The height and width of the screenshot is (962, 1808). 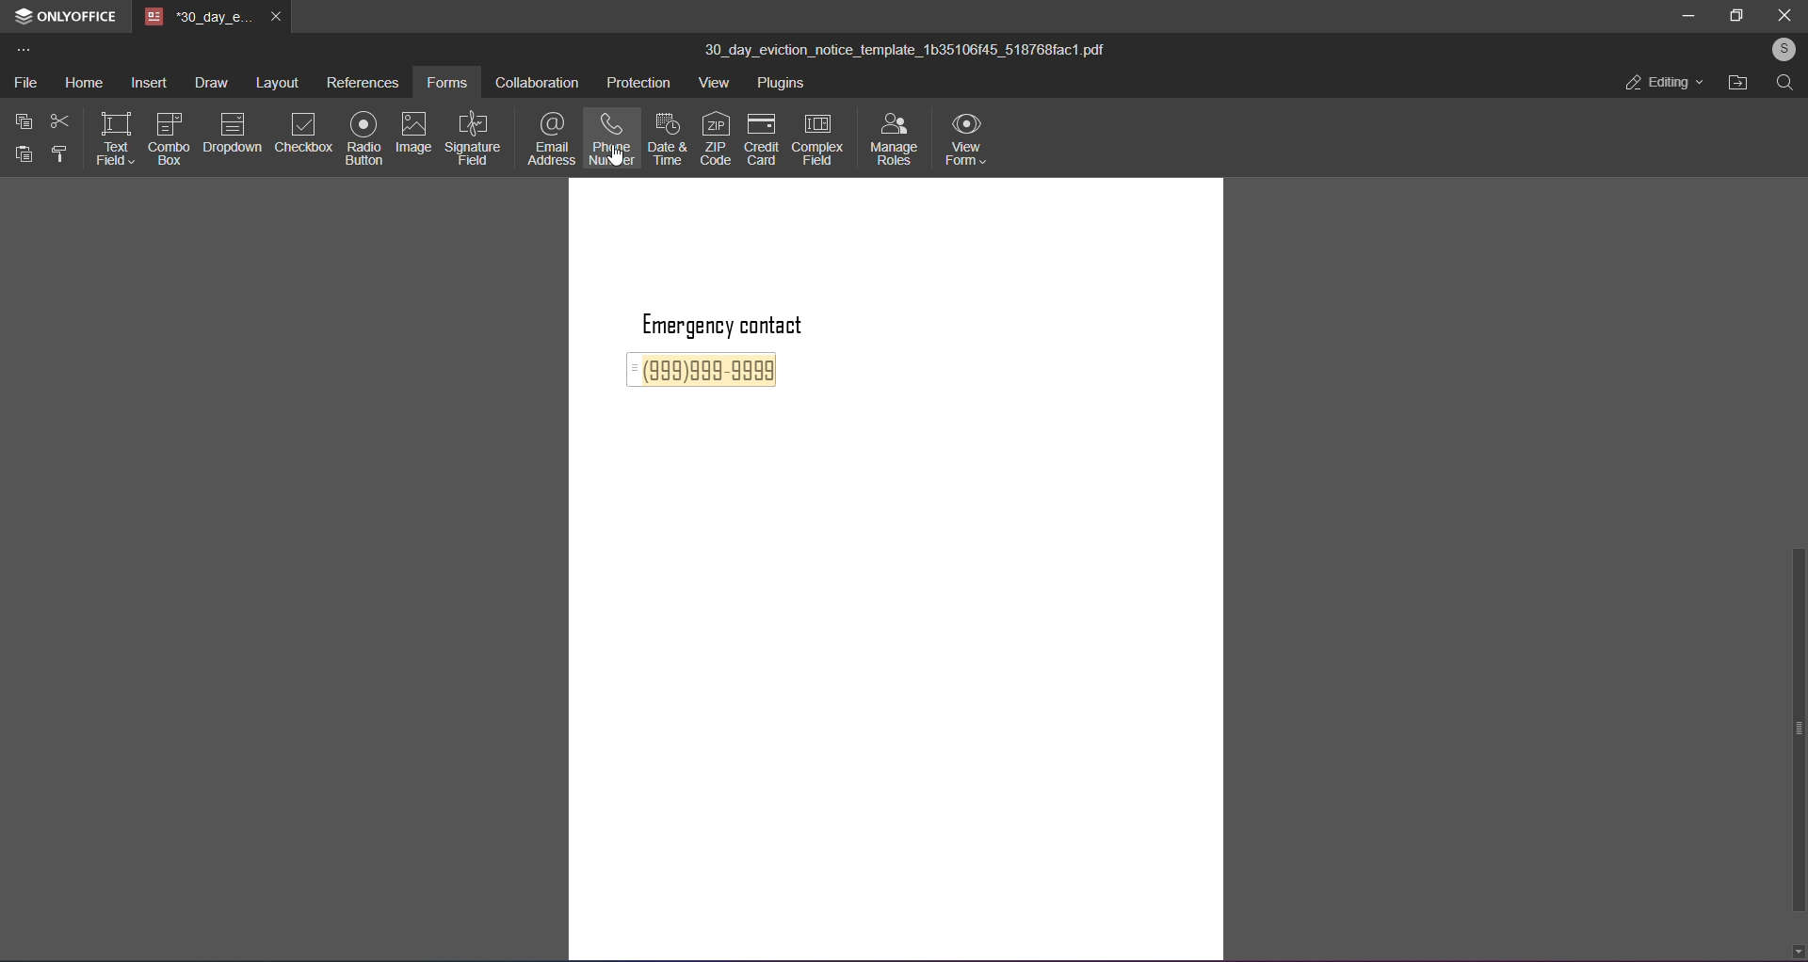 I want to click on up, so click(x=1795, y=107).